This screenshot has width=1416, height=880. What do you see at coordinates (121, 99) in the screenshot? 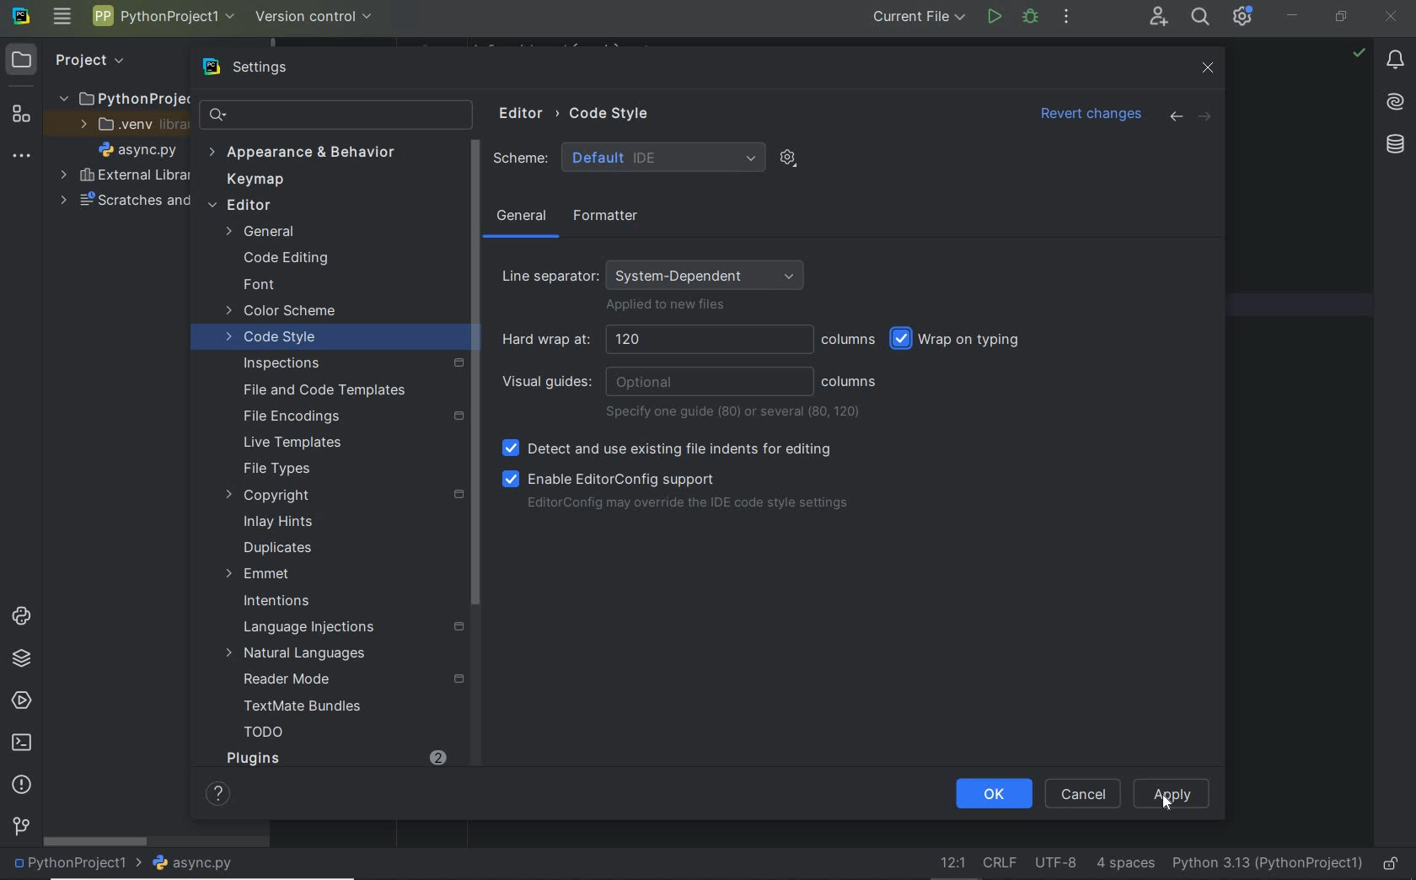
I see `project folder` at bounding box center [121, 99].